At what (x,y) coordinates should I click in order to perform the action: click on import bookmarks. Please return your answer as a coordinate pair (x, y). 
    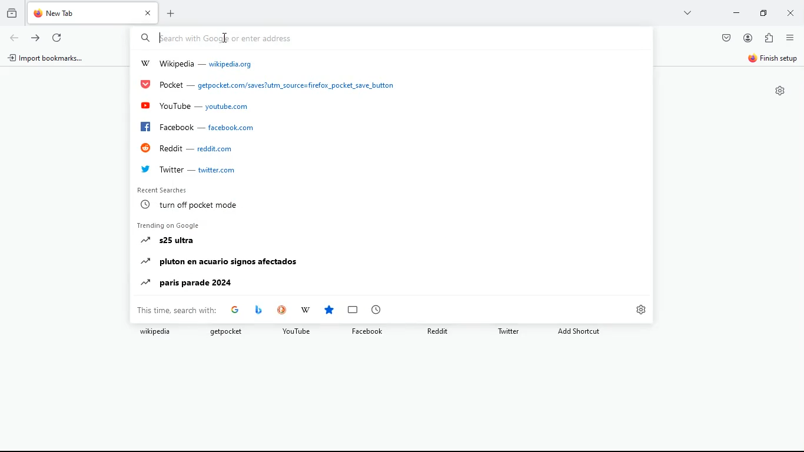
    Looking at the image, I should click on (47, 59).